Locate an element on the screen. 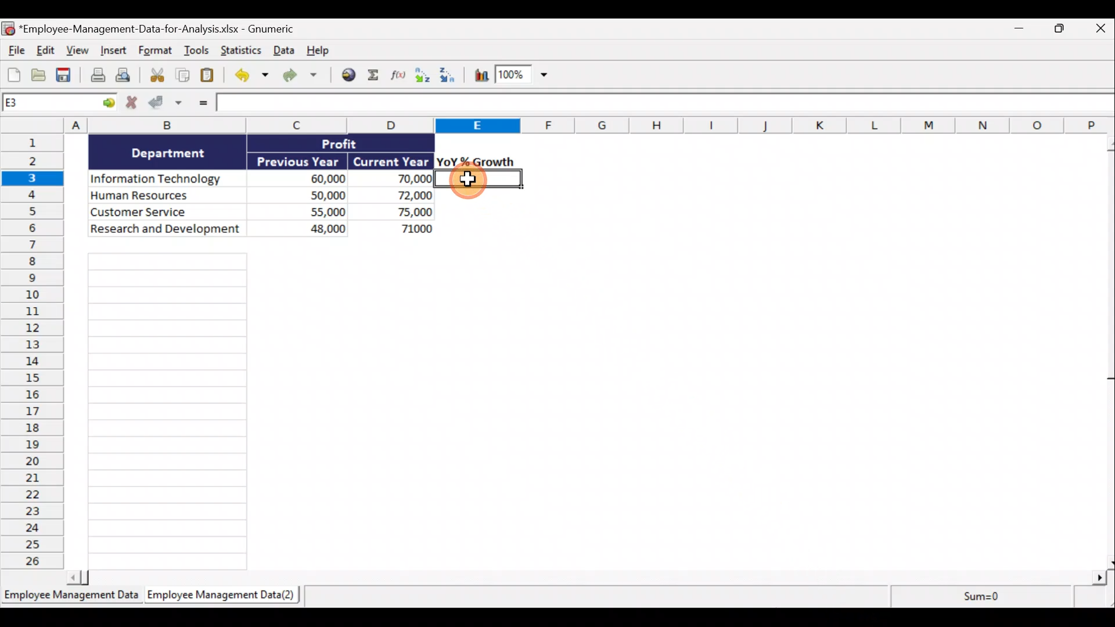  Sort Ascending is located at coordinates (423, 77).